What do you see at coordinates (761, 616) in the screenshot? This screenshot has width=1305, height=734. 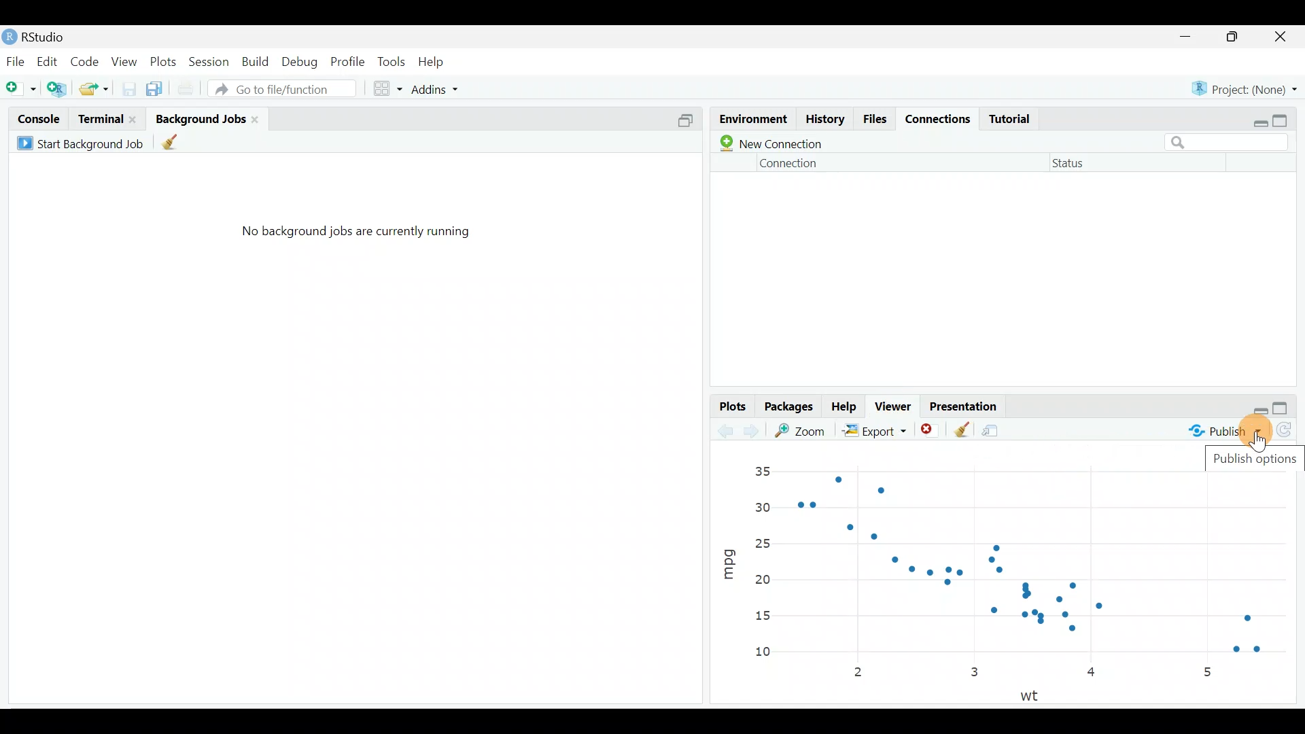 I see `15` at bounding box center [761, 616].